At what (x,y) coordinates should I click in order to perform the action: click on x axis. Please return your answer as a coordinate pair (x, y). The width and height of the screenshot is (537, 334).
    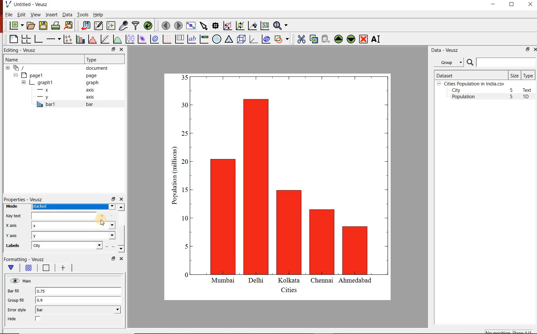
    Looking at the image, I should click on (13, 226).